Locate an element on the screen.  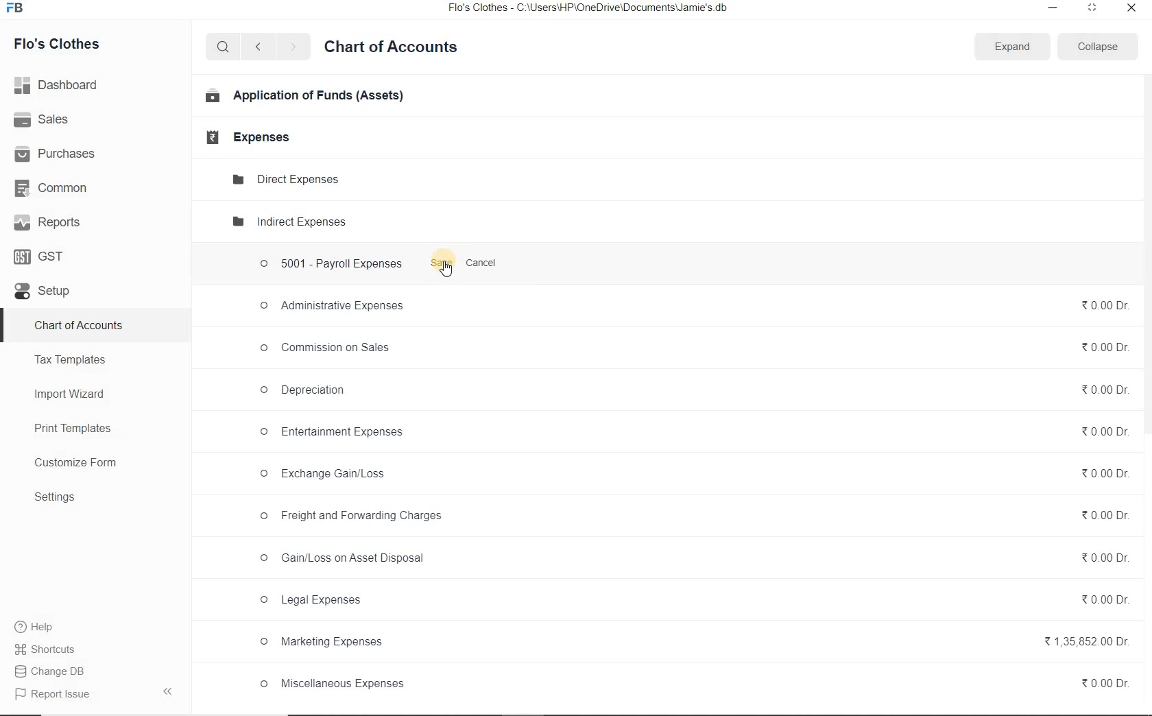
 Change DB is located at coordinates (58, 671).